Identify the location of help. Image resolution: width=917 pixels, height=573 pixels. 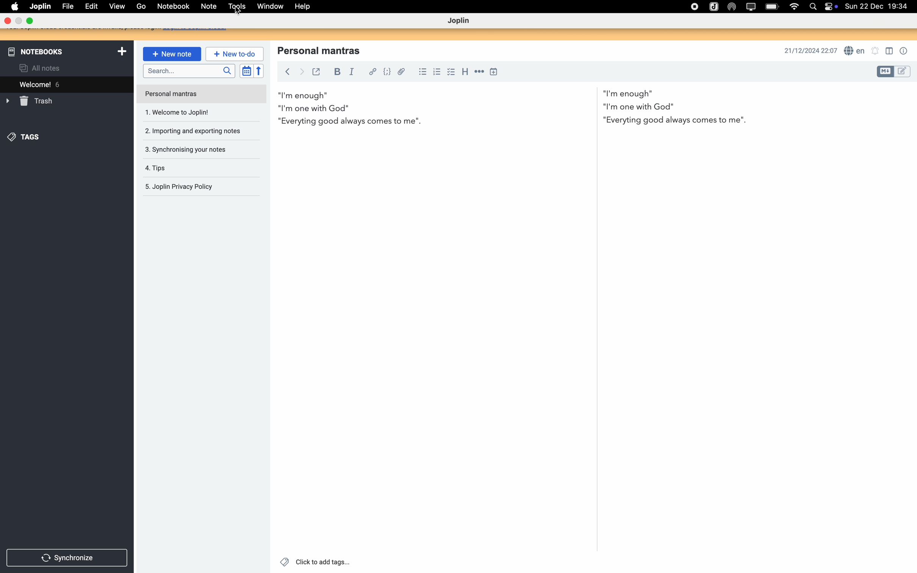
(306, 7).